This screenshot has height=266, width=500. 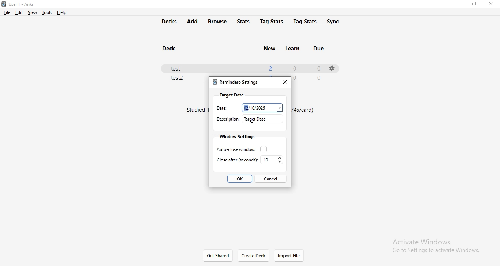 What do you see at coordinates (318, 69) in the screenshot?
I see `0` at bounding box center [318, 69].